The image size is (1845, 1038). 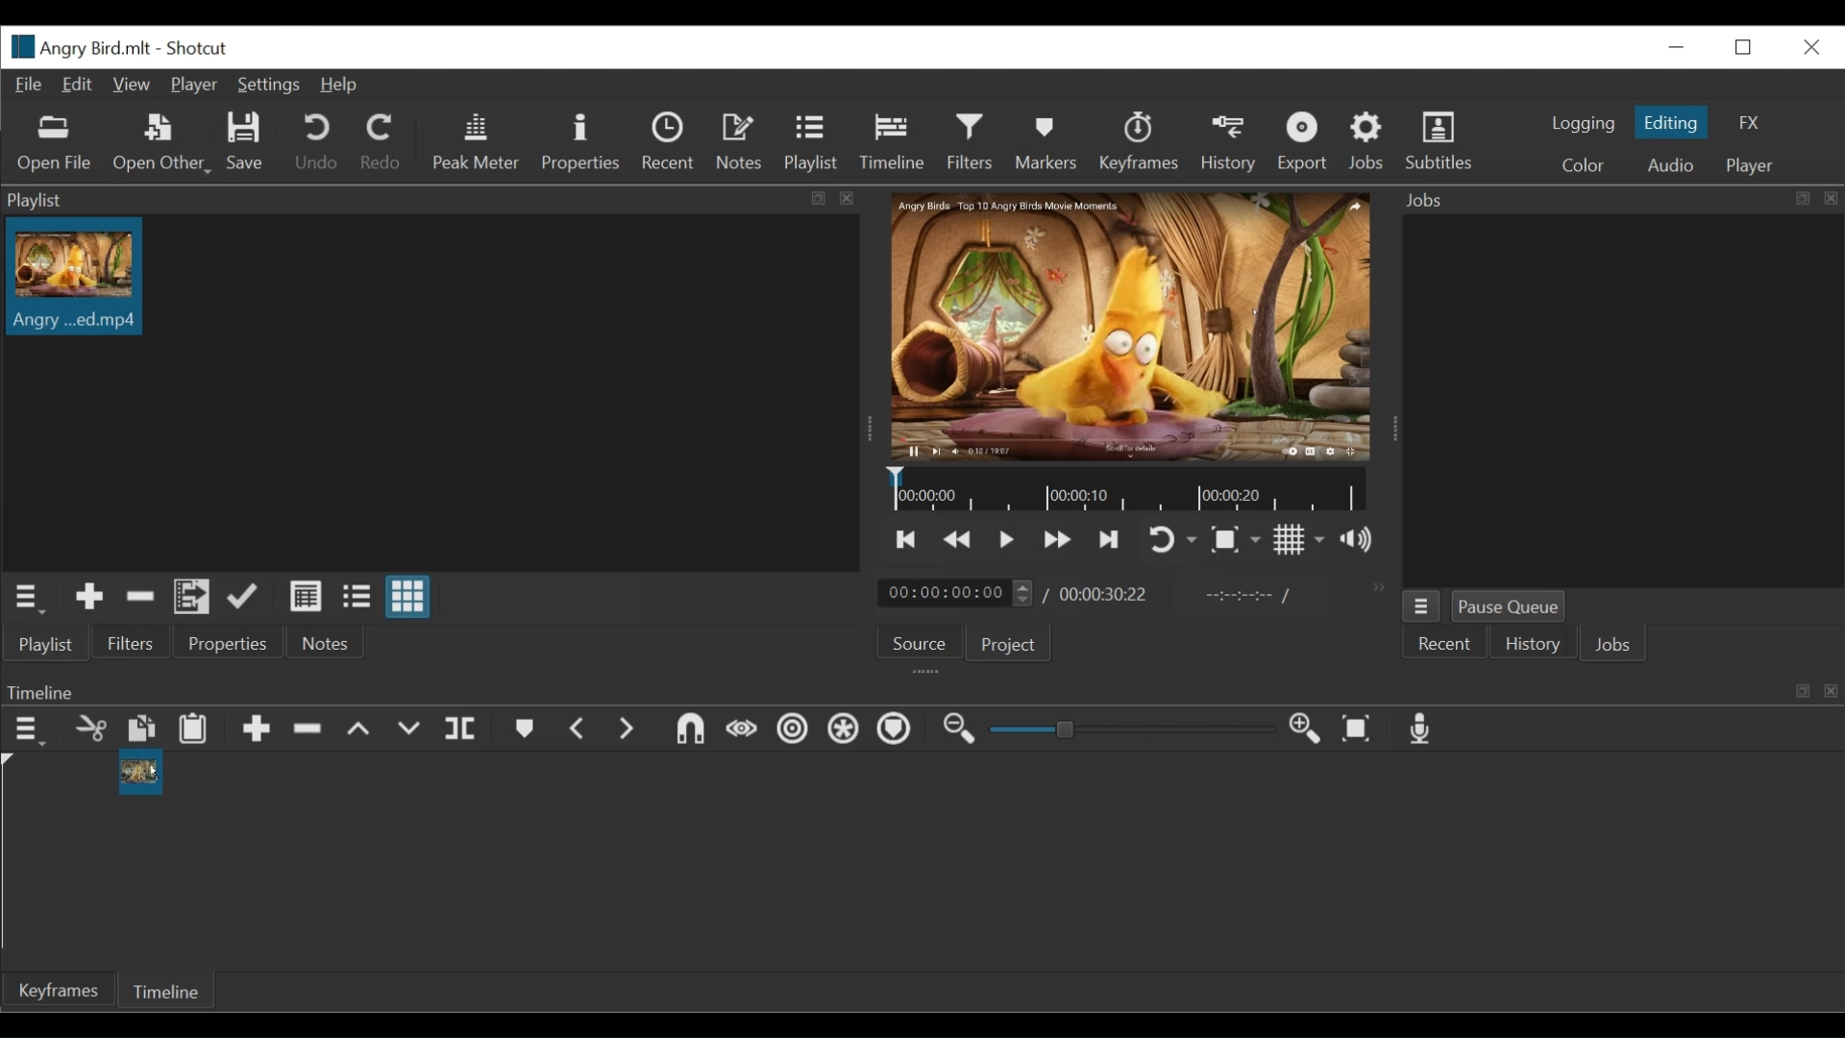 What do you see at coordinates (914, 644) in the screenshot?
I see `Source` at bounding box center [914, 644].